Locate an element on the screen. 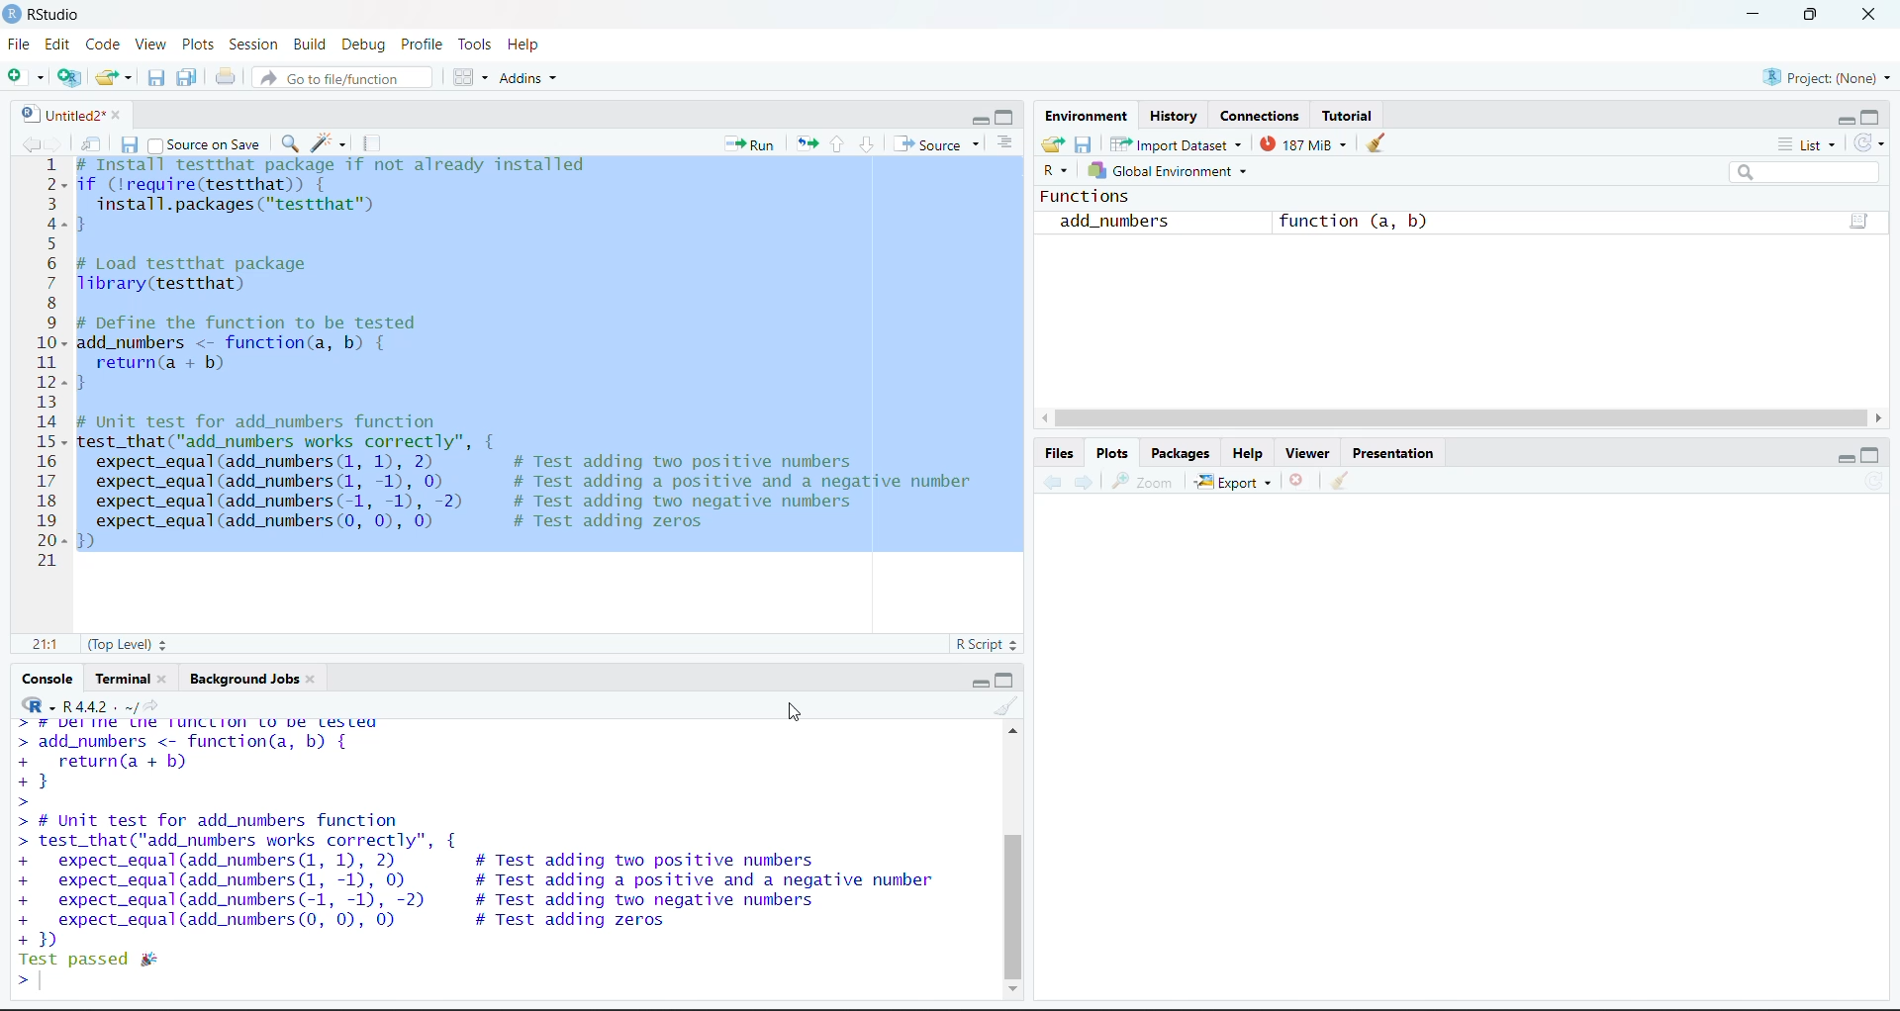  close is located at coordinates (313, 677).